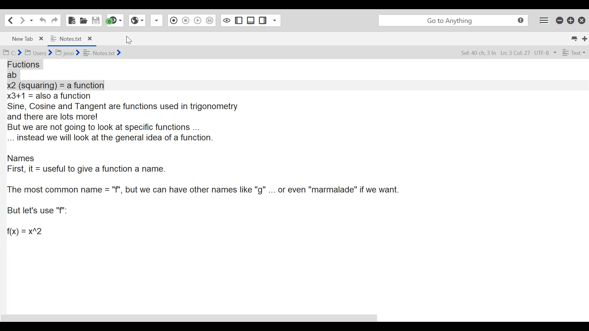 This screenshot has height=331, width=589. I want to click on Sow/Hide Left Pane, so click(251, 20).